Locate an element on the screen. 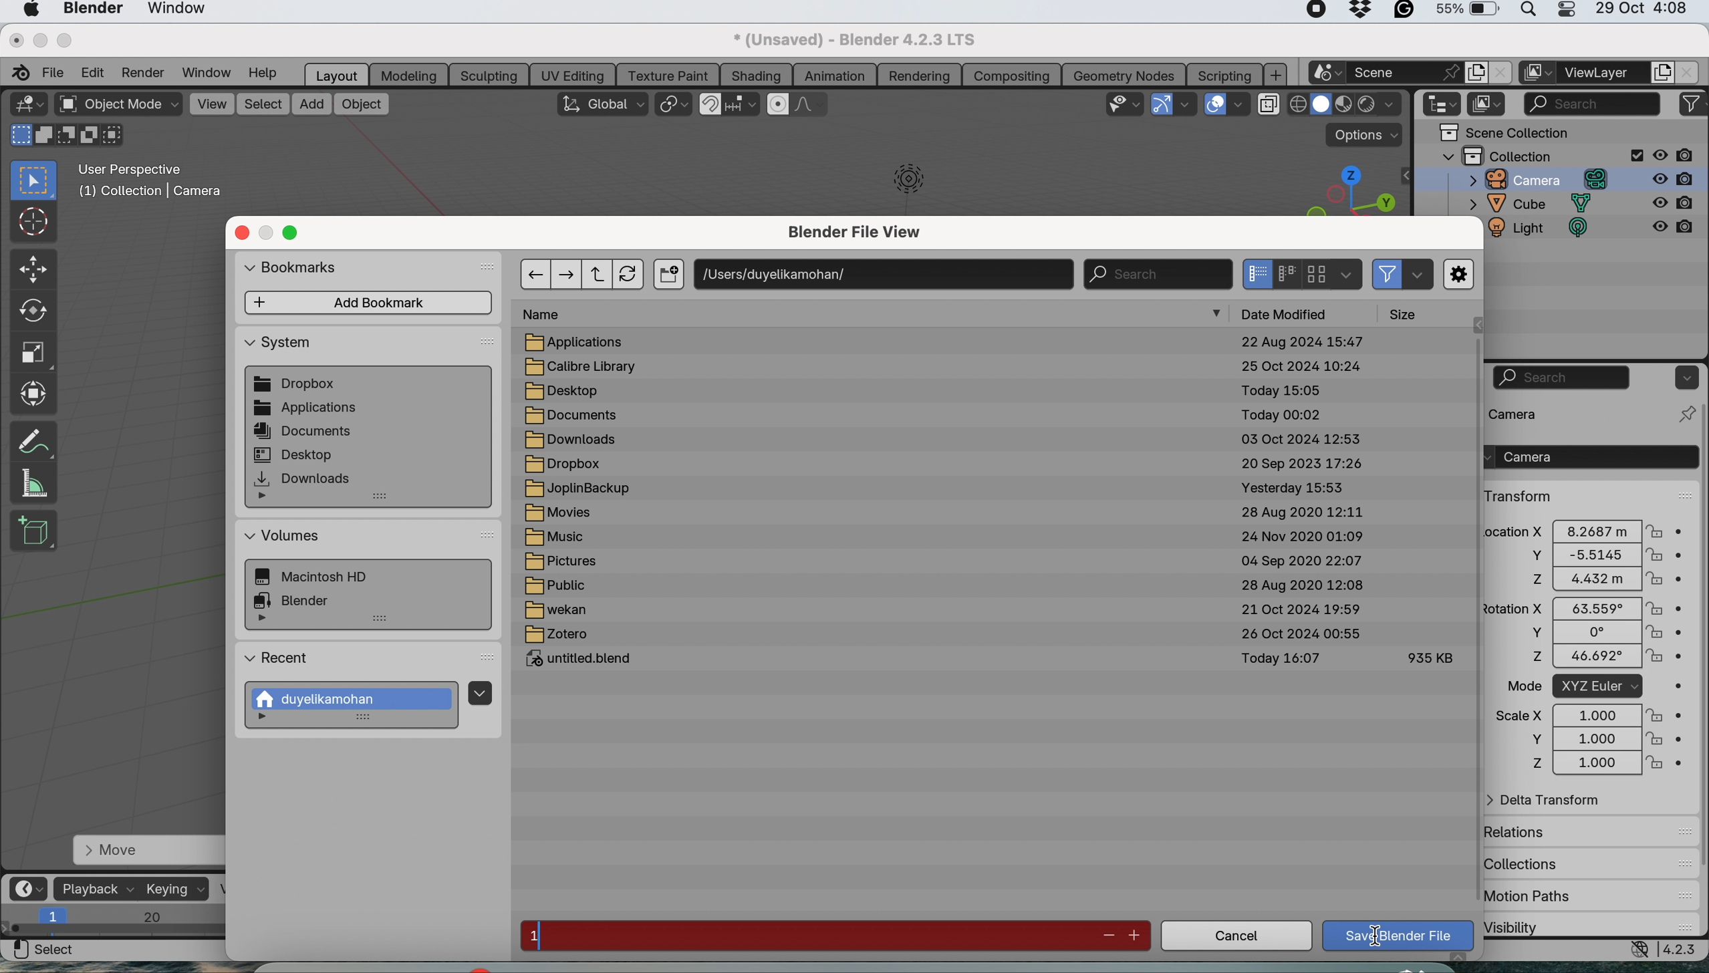 The width and height of the screenshot is (1709, 973). control center is located at coordinates (1565, 11).